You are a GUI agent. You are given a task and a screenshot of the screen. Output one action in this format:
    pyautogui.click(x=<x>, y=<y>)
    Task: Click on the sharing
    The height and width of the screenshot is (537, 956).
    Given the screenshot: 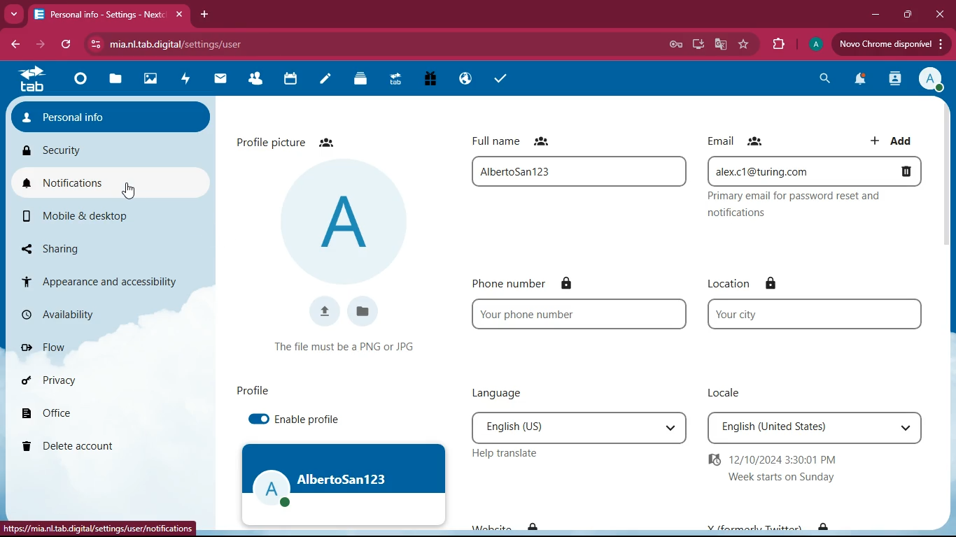 What is the action you would take?
    pyautogui.click(x=81, y=245)
    